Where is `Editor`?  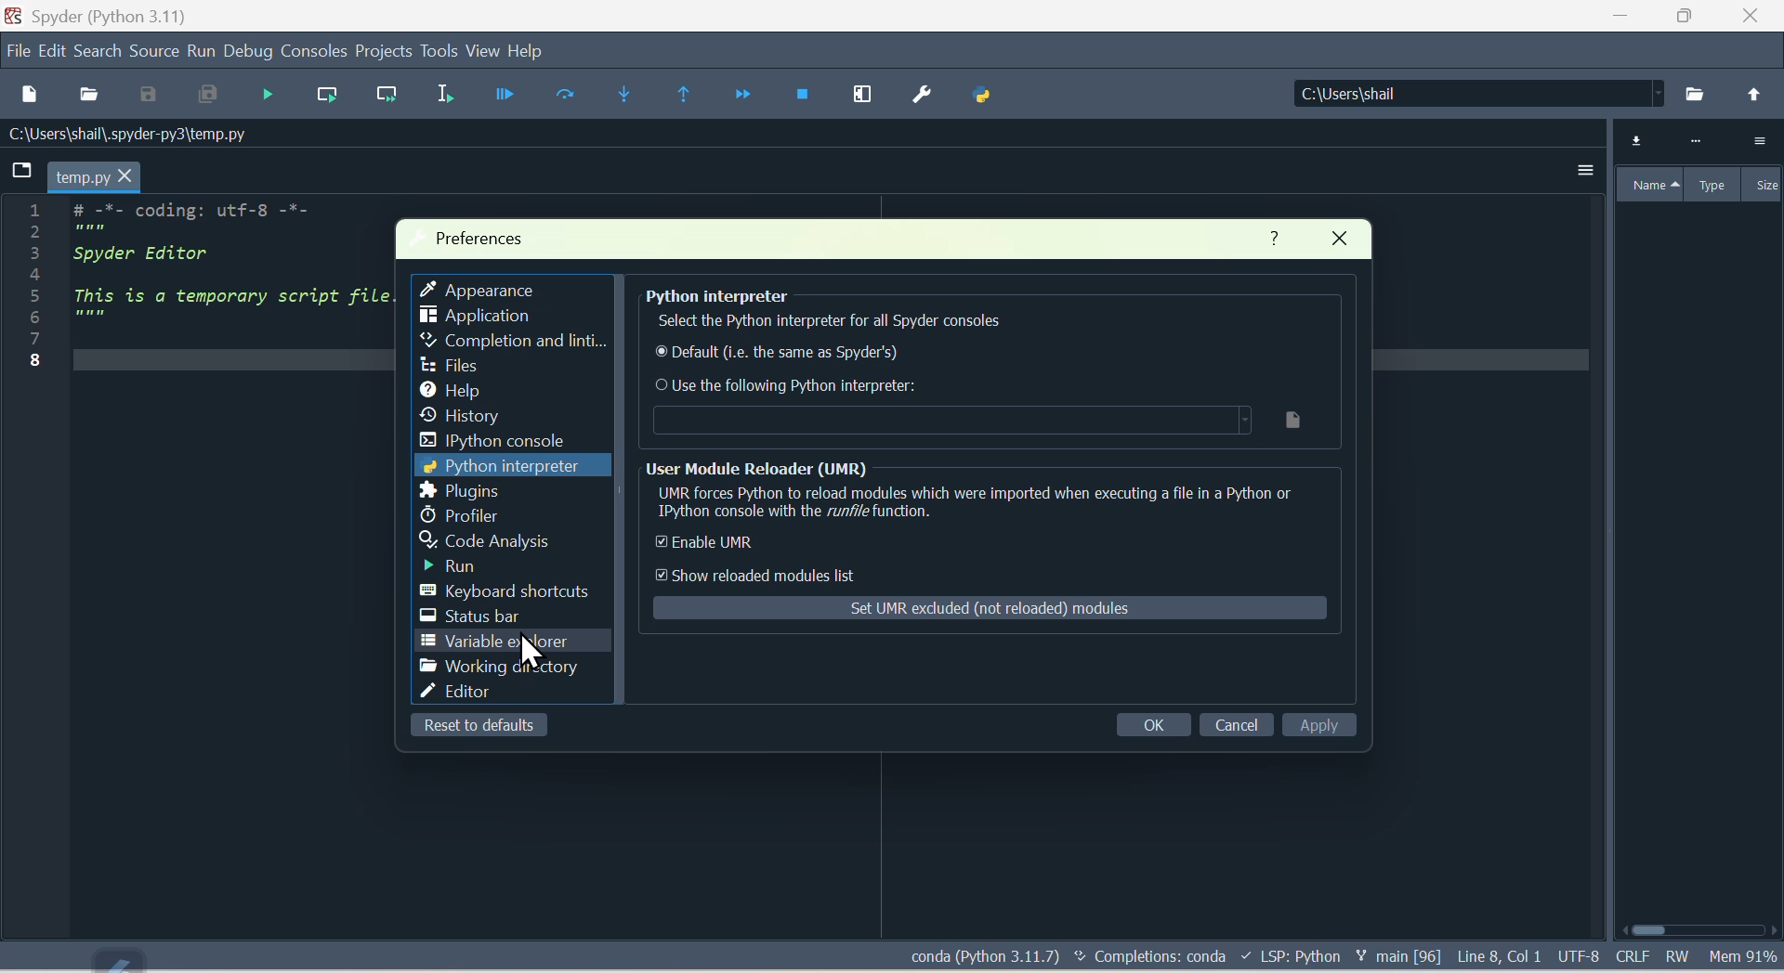 Editor is located at coordinates (455, 692).